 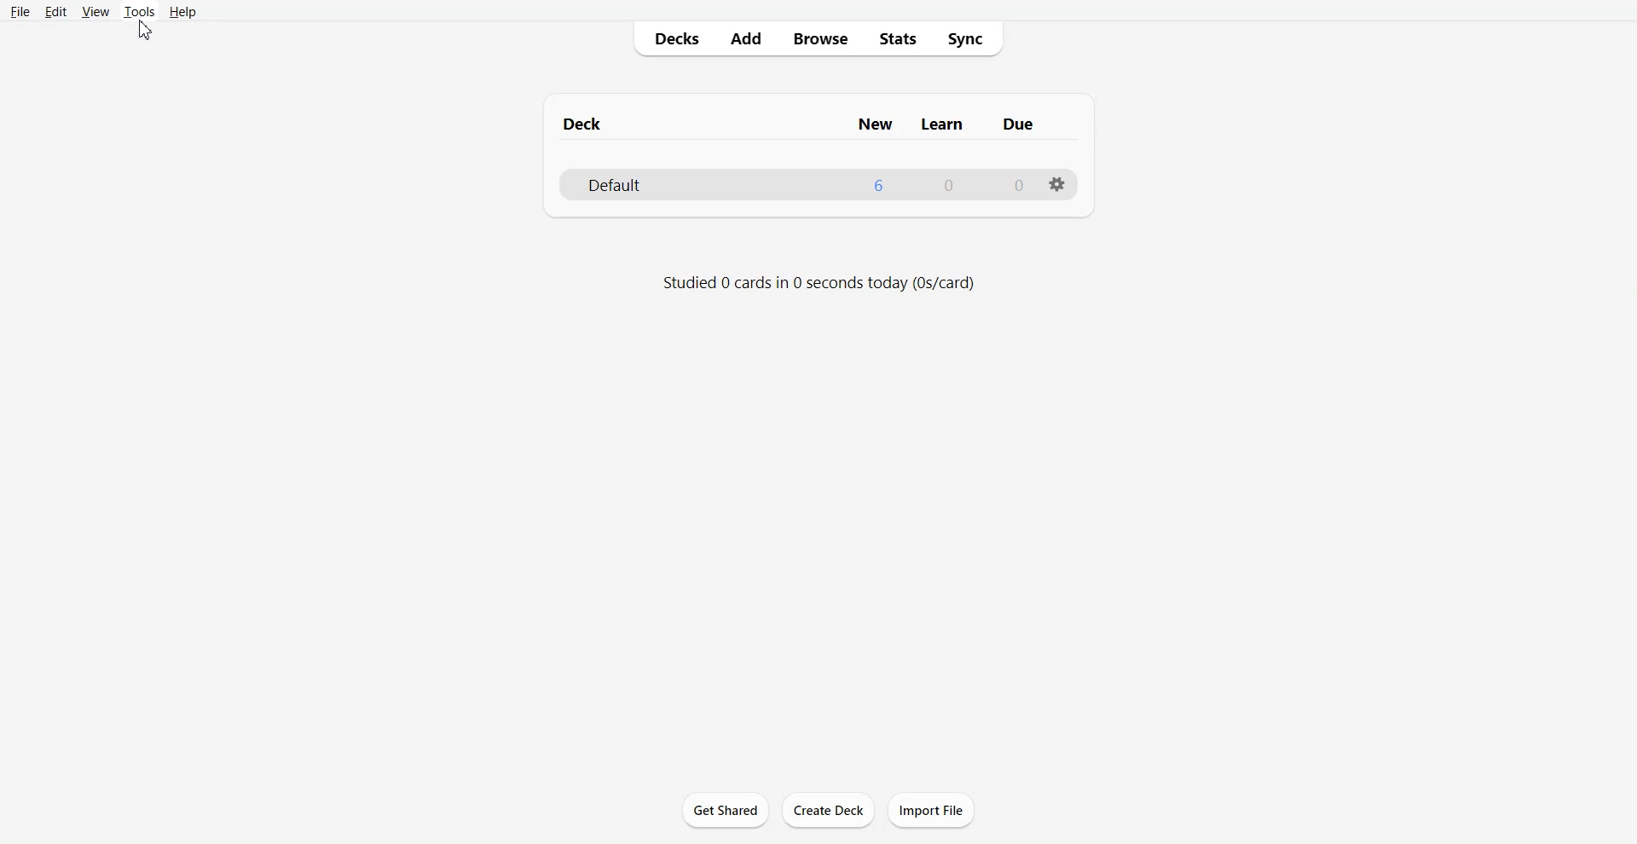 What do you see at coordinates (20, 11) in the screenshot?
I see `File` at bounding box center [20, 11].